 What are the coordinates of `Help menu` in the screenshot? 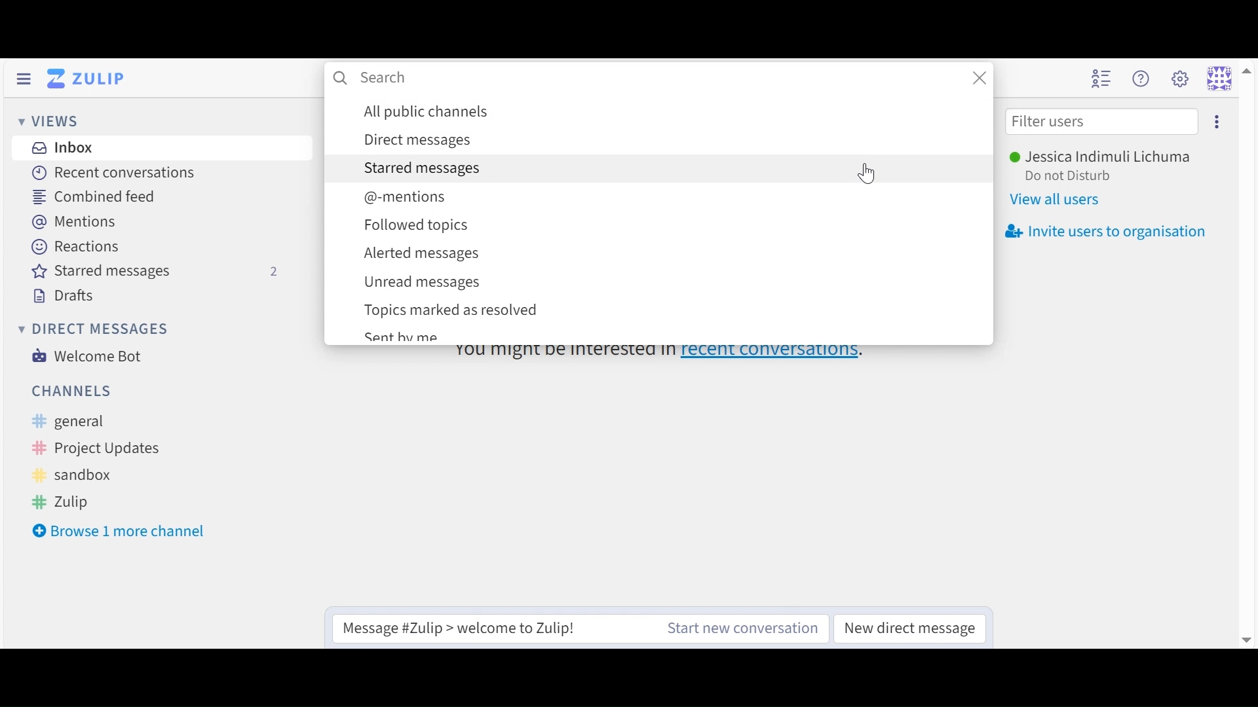 It's located at (1143, 79).